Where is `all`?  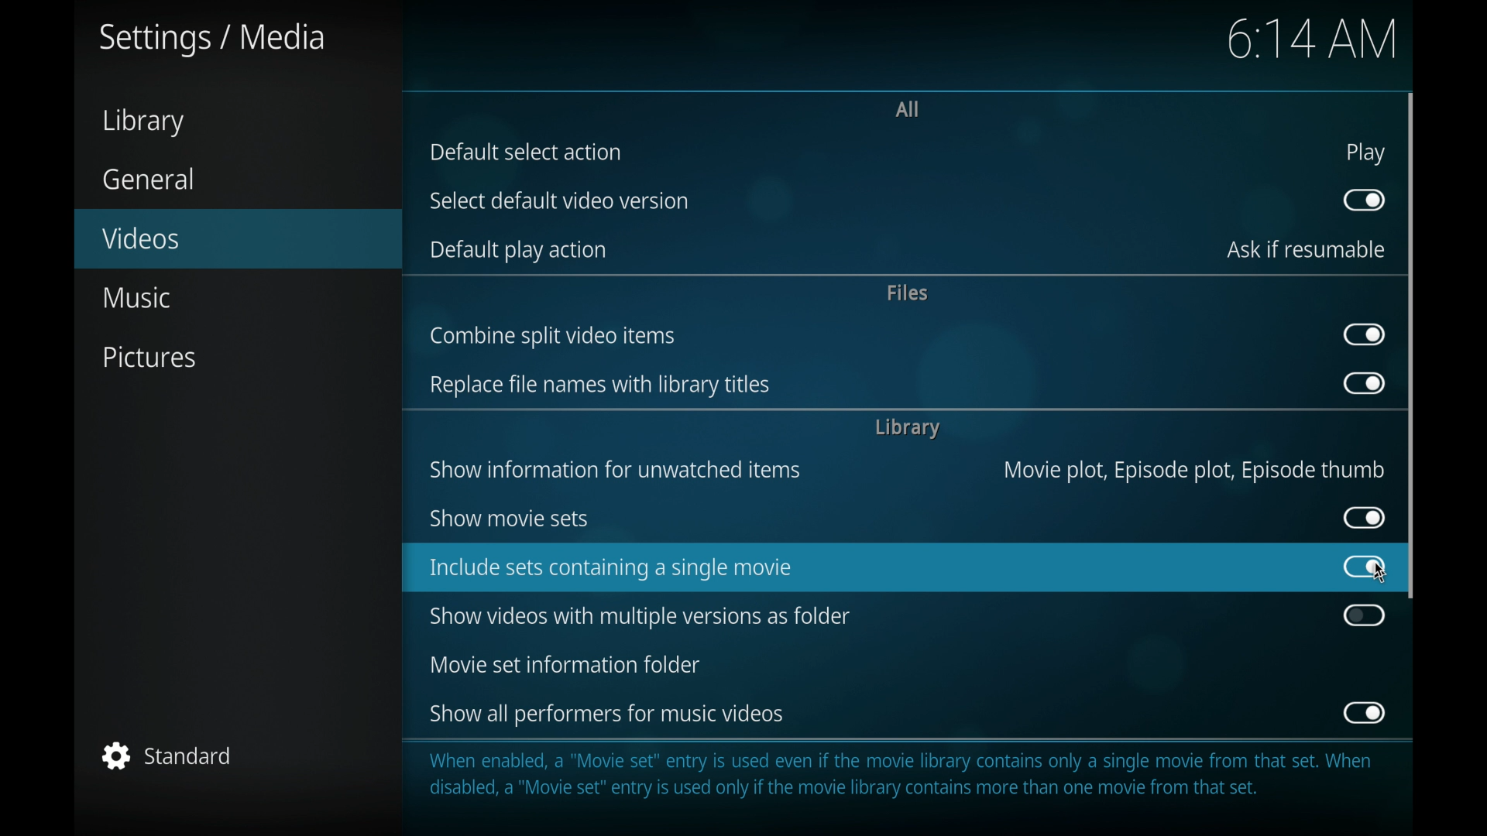
all is located at coordinates (910, 108).